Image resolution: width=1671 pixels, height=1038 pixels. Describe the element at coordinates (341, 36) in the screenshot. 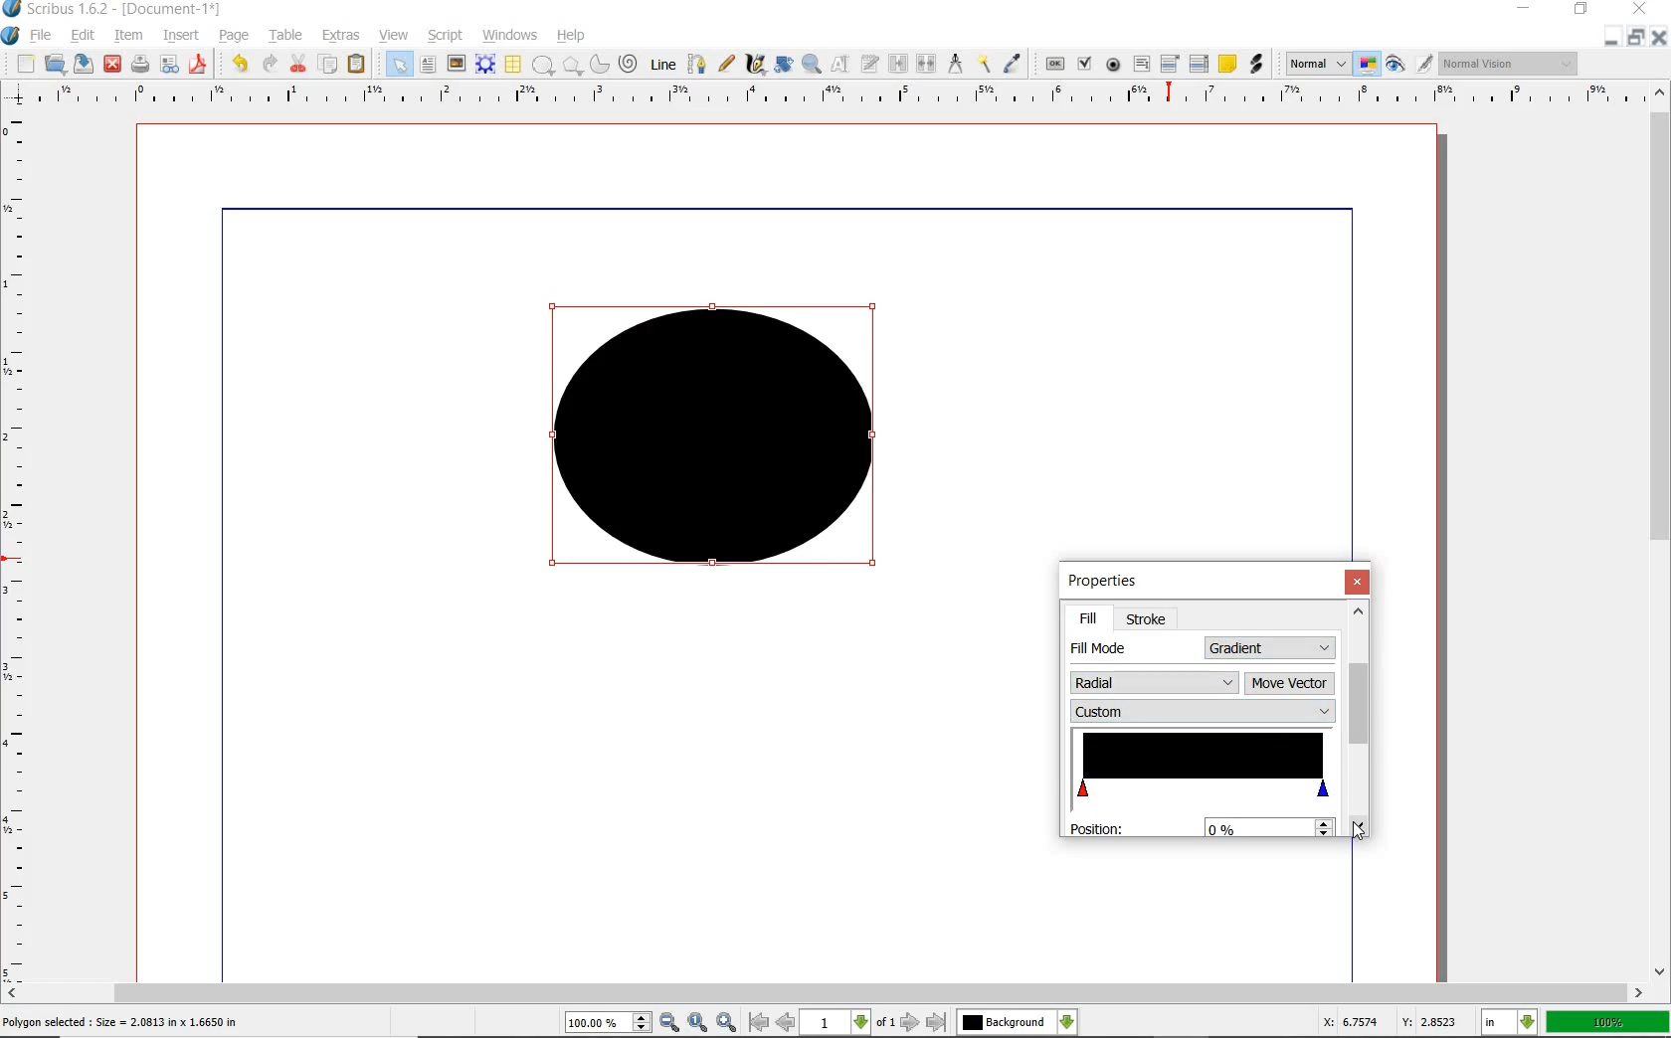

I see `EXTRAS` at that location.